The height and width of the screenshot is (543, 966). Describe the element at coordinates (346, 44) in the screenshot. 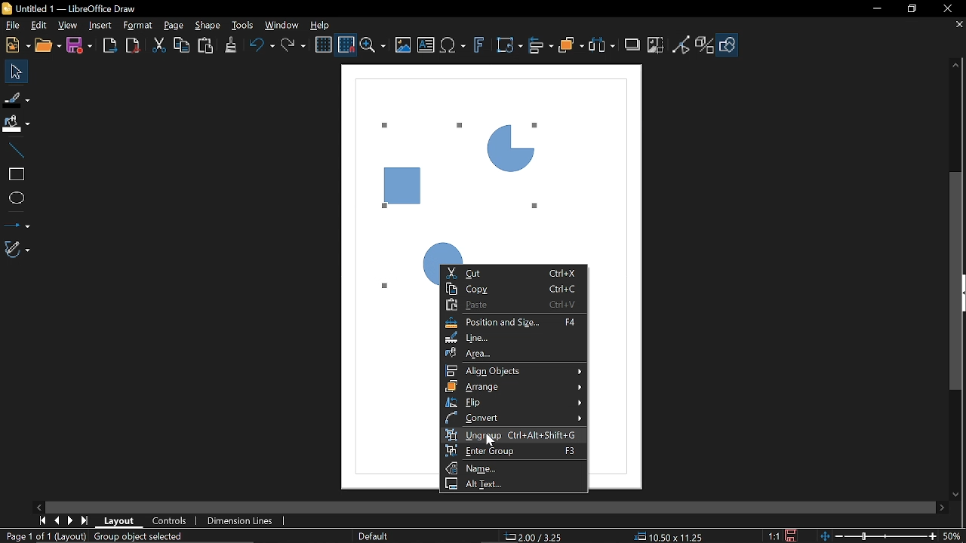

I see `Snap to grid` at that location.